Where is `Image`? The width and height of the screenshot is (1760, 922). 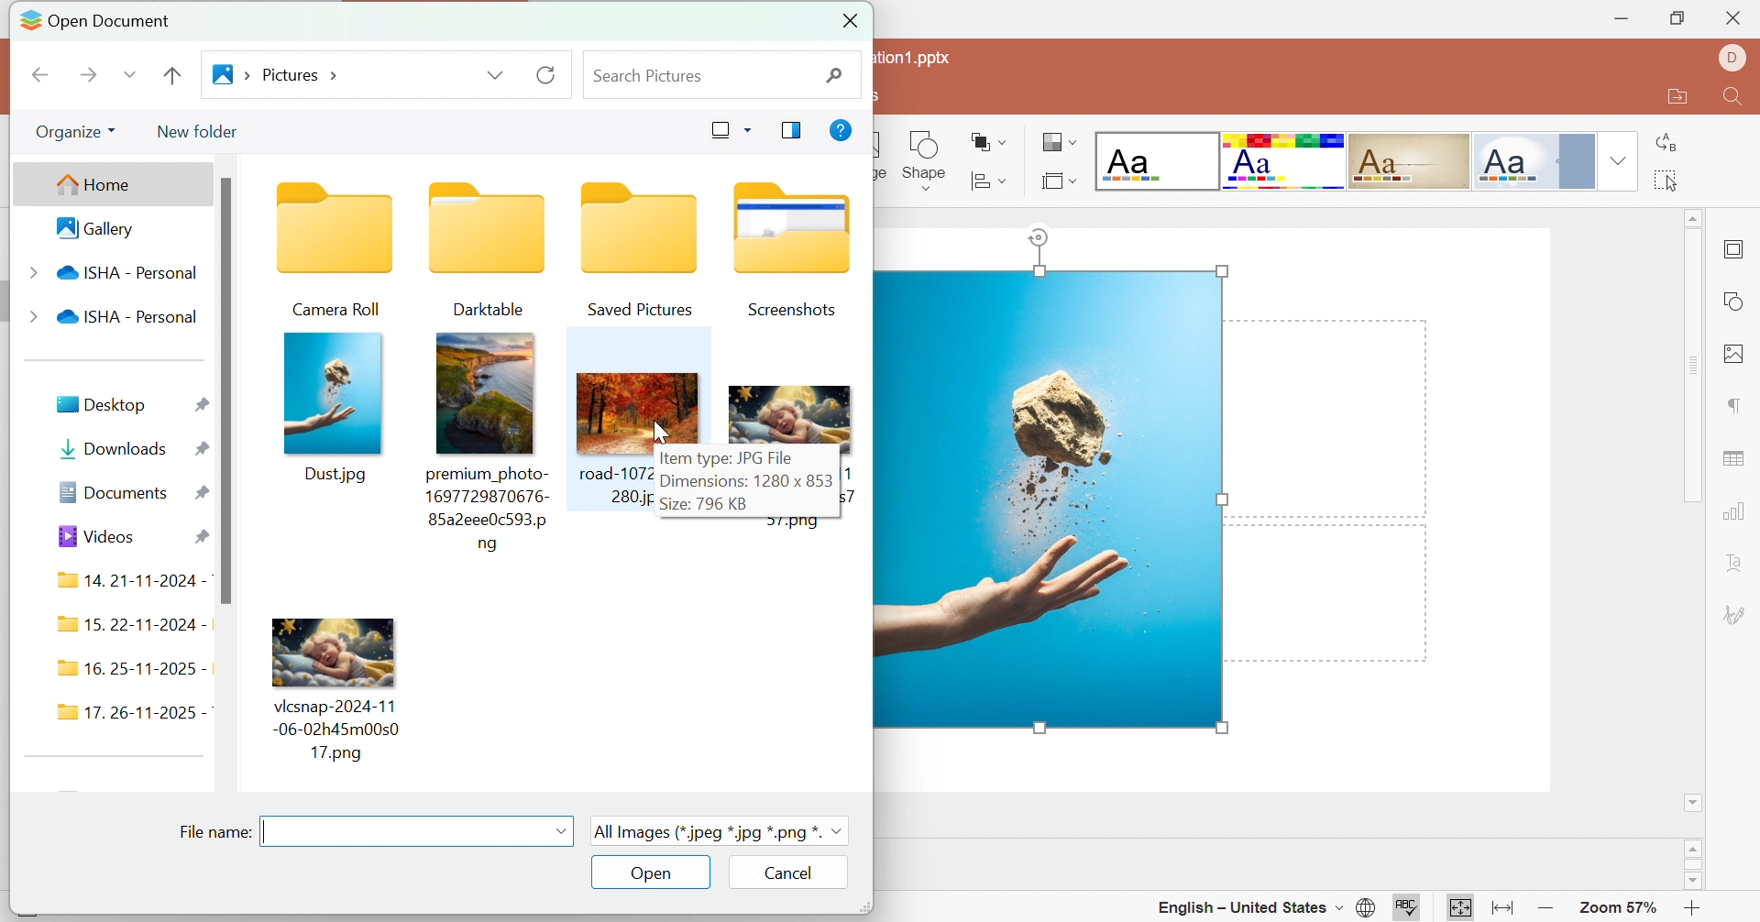
Image is located at coordinates (638, 383).